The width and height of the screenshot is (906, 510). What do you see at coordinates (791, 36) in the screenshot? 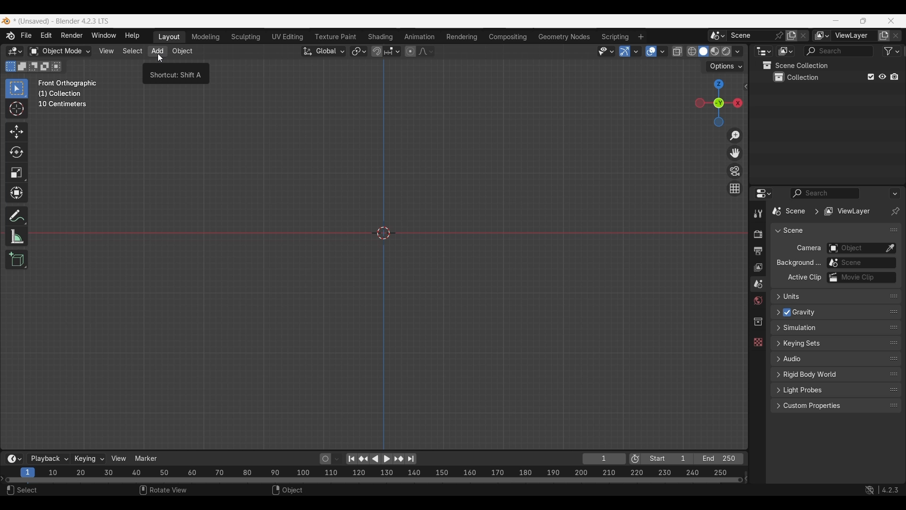
I see `Add new scene` at bounding box center [791, 36].